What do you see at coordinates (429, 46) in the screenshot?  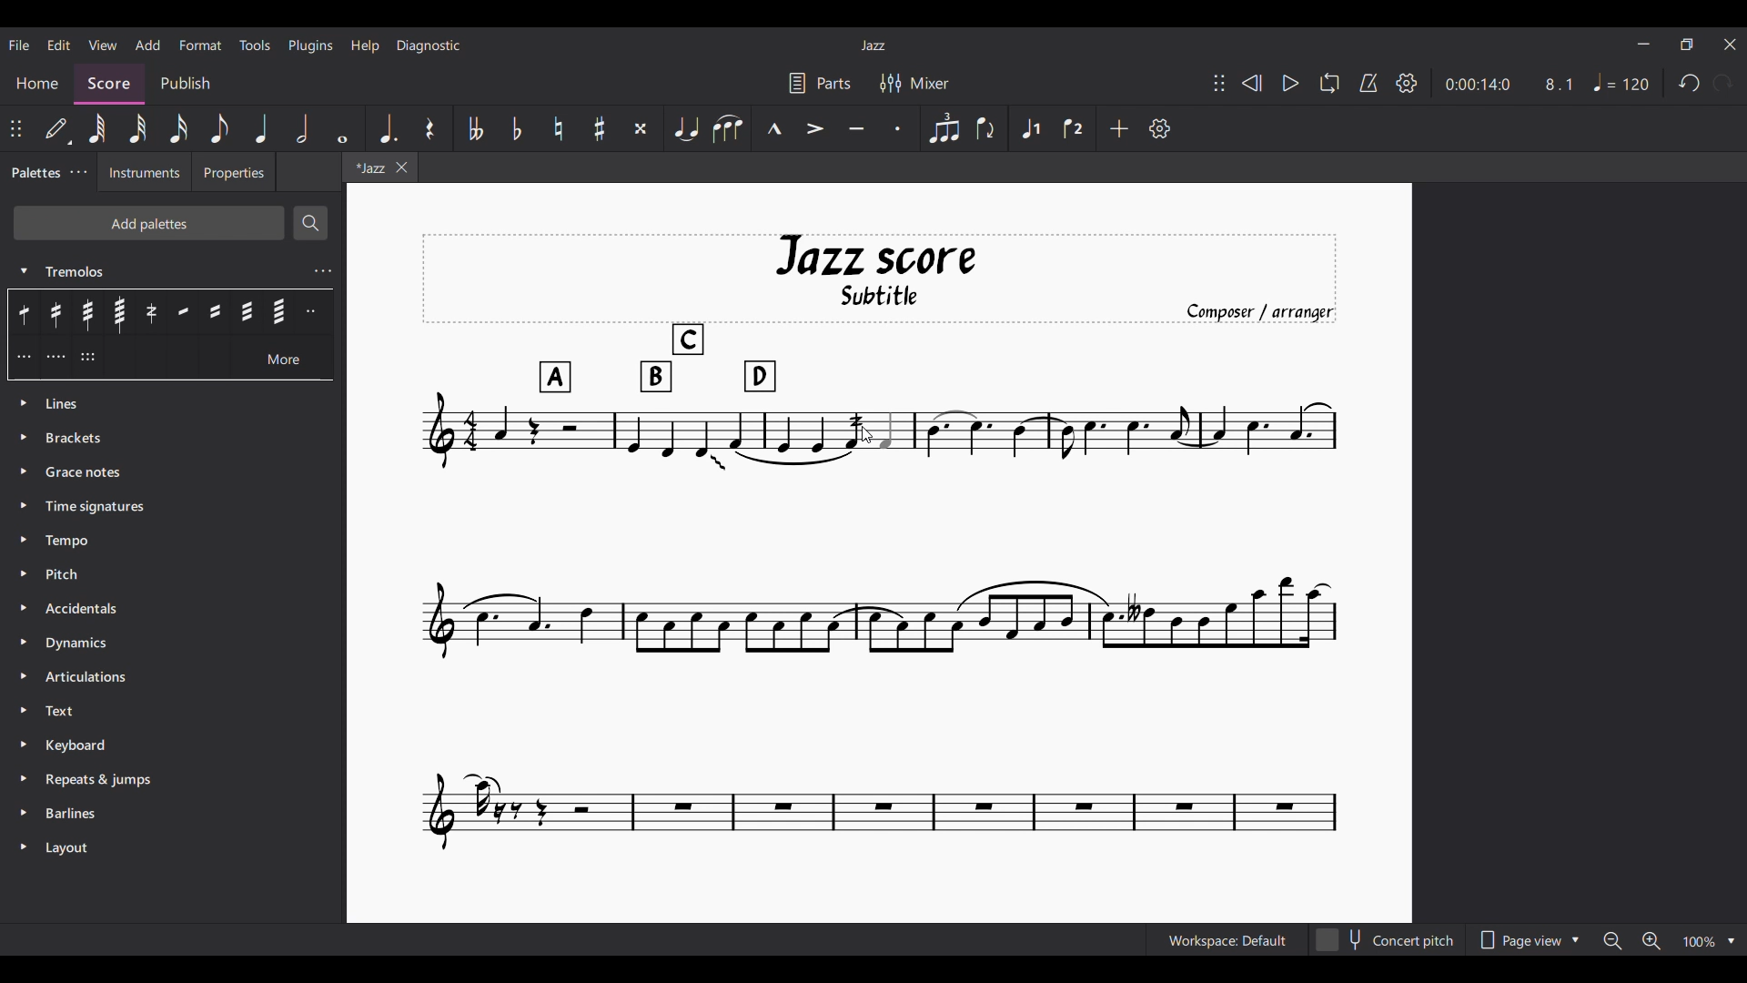 I see `Diagnostic` at bounding box center [429, 46].